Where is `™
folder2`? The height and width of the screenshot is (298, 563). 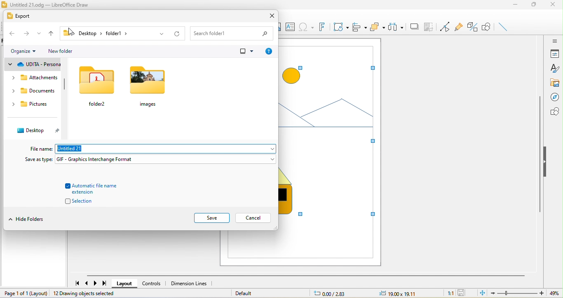 ™
folder2 is located at coordinates (96, 87).